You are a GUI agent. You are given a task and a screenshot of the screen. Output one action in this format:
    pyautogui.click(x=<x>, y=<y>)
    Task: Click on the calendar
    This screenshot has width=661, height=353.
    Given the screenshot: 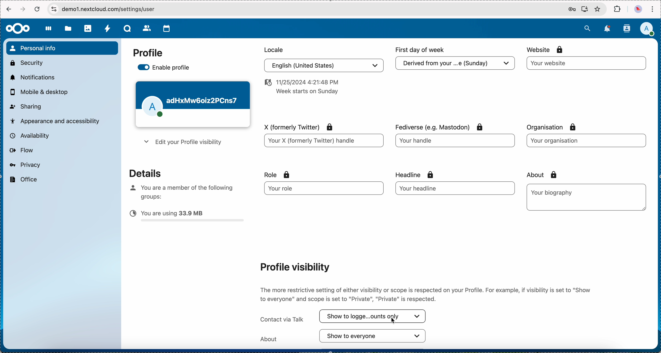 What is the action you would take?
    pyautogui.click(x=167, y=29)
    